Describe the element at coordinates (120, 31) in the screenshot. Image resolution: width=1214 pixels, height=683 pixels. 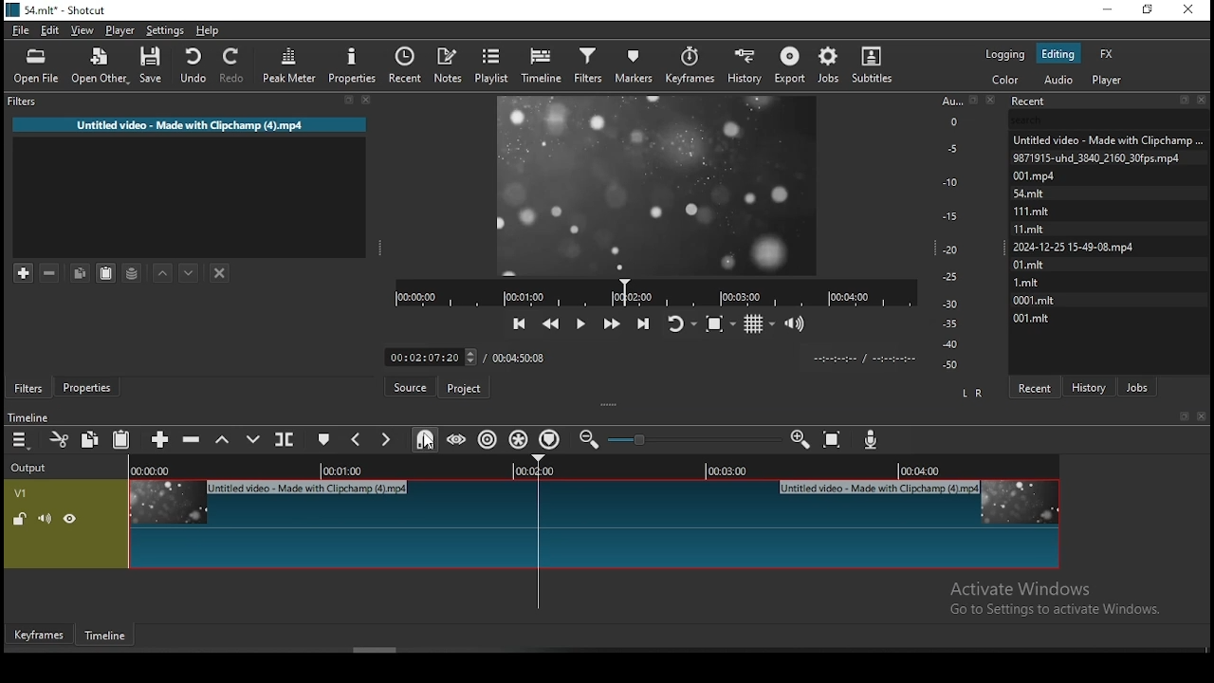
I see `player` at that location.